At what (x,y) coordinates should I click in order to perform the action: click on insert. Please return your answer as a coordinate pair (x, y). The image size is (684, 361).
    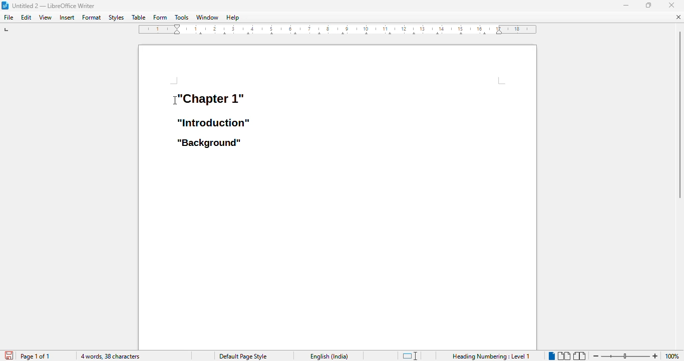
    Looking at the image, I should click on (67, 17).